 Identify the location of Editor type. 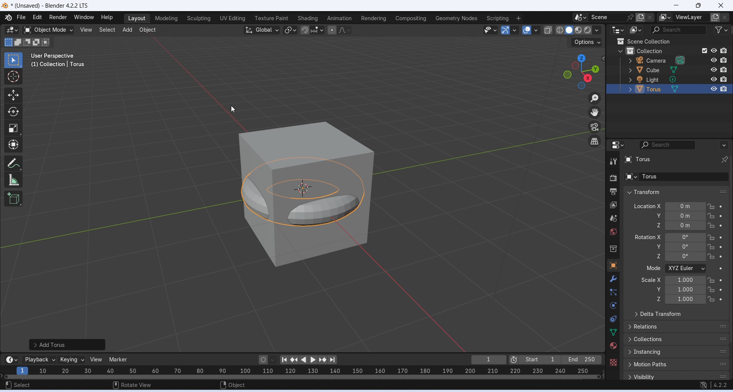
(10, 359).